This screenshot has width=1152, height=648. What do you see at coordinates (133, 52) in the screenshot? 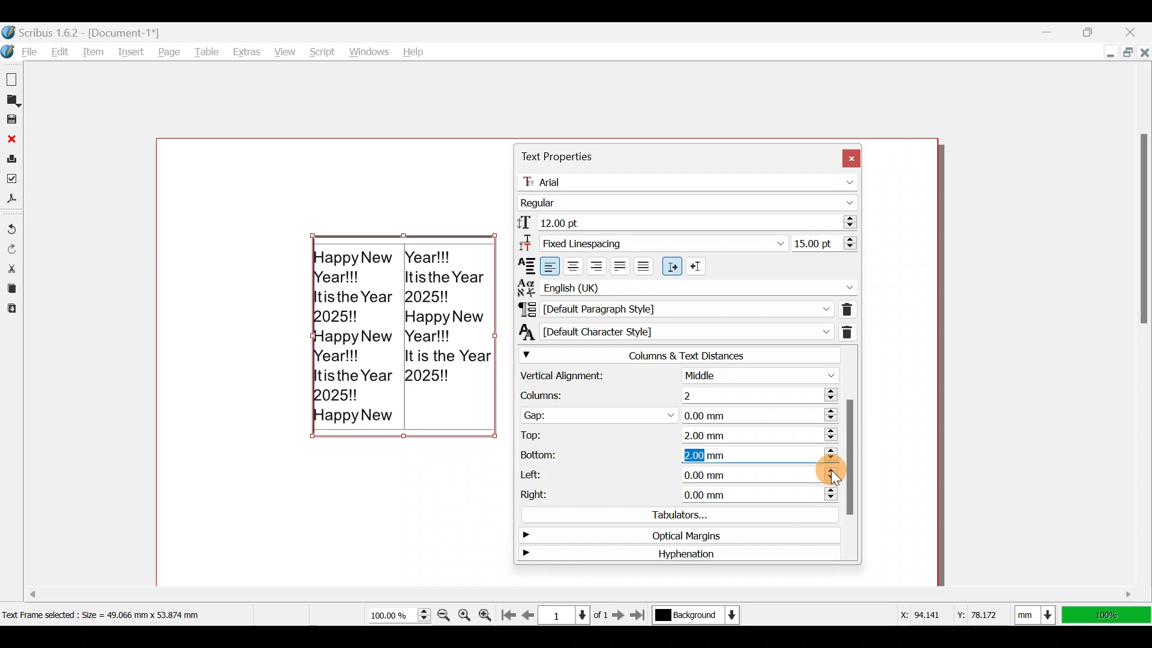
I see `Insert` at bounding box center [133, 52].